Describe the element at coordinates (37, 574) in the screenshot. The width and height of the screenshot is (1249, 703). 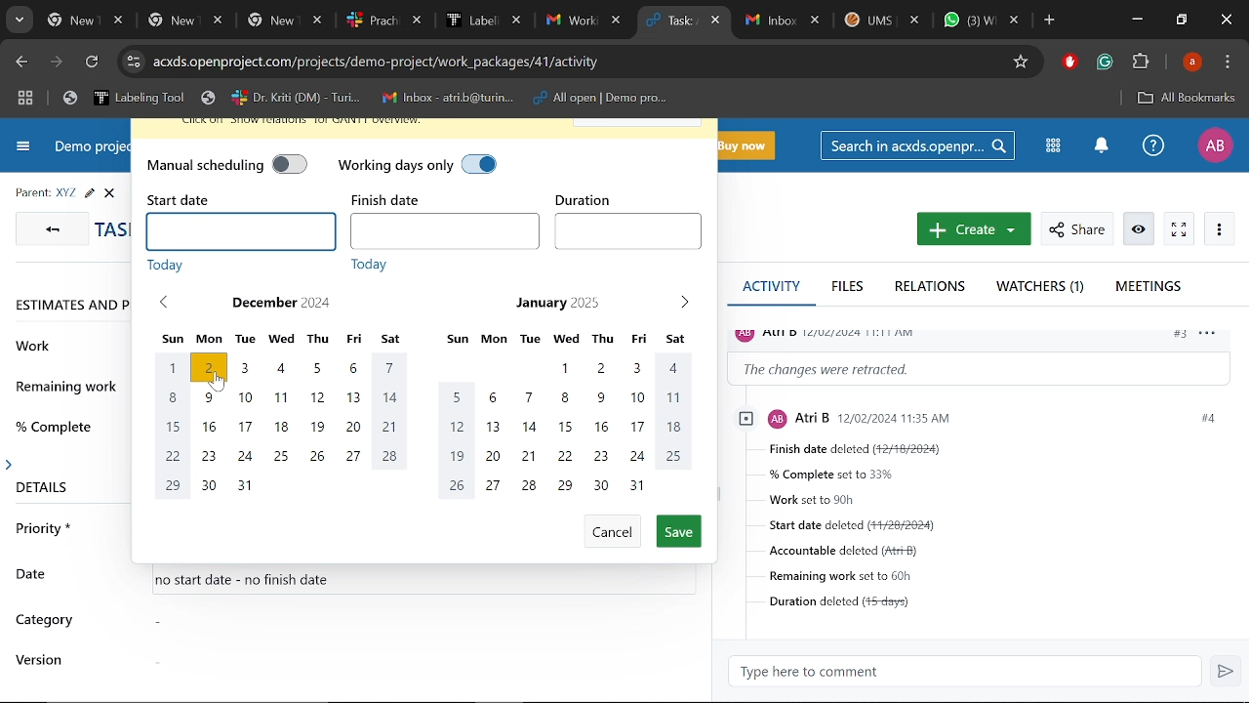
I see `date` at that location.